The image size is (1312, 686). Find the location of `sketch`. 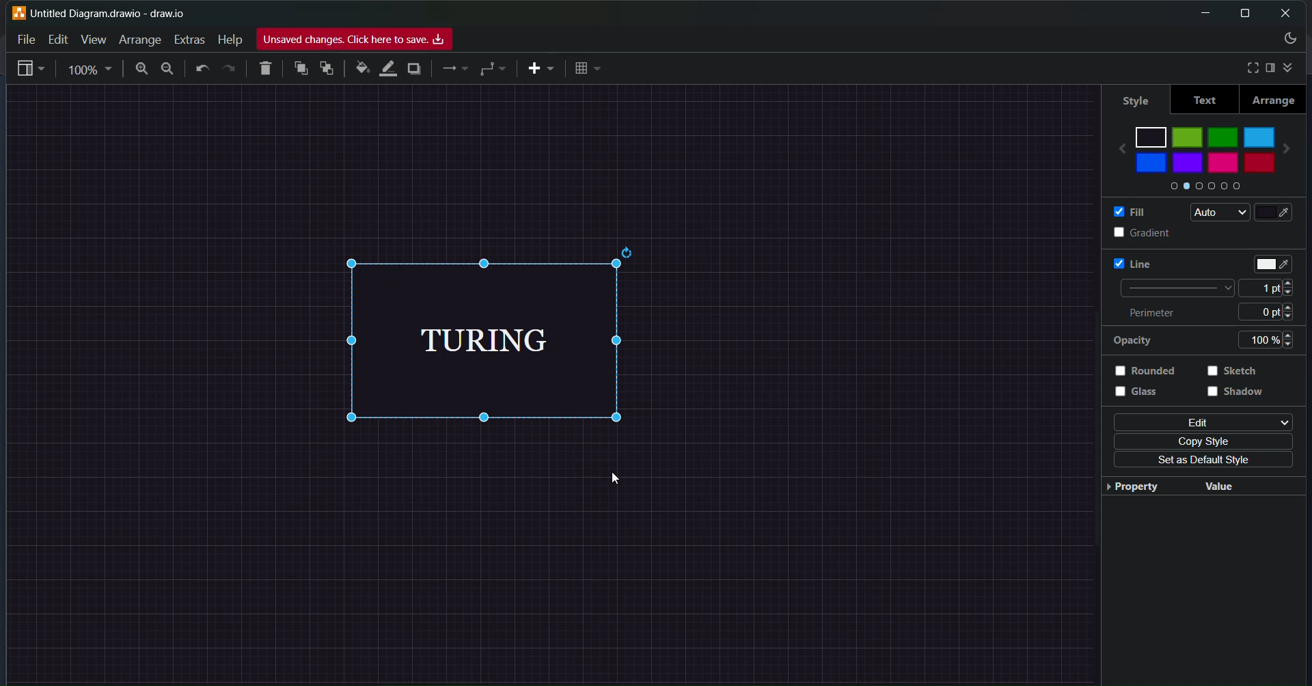

sketch is located at coordinates (1237, 372).